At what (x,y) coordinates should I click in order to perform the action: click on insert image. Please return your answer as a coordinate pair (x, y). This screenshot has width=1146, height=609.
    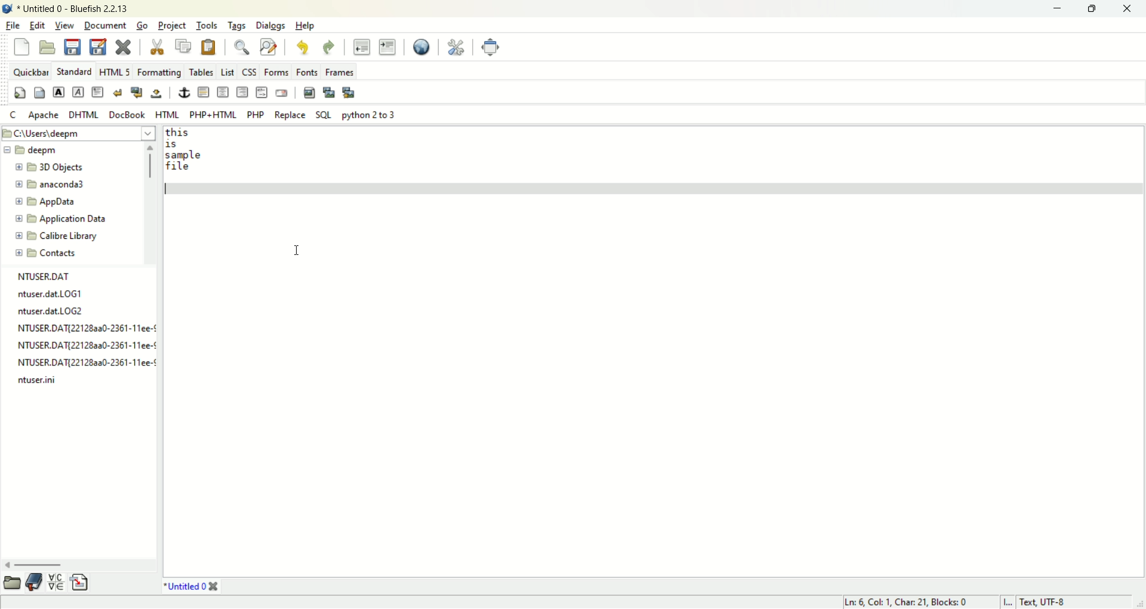
    Looking at the image, I should click on (308, 93).